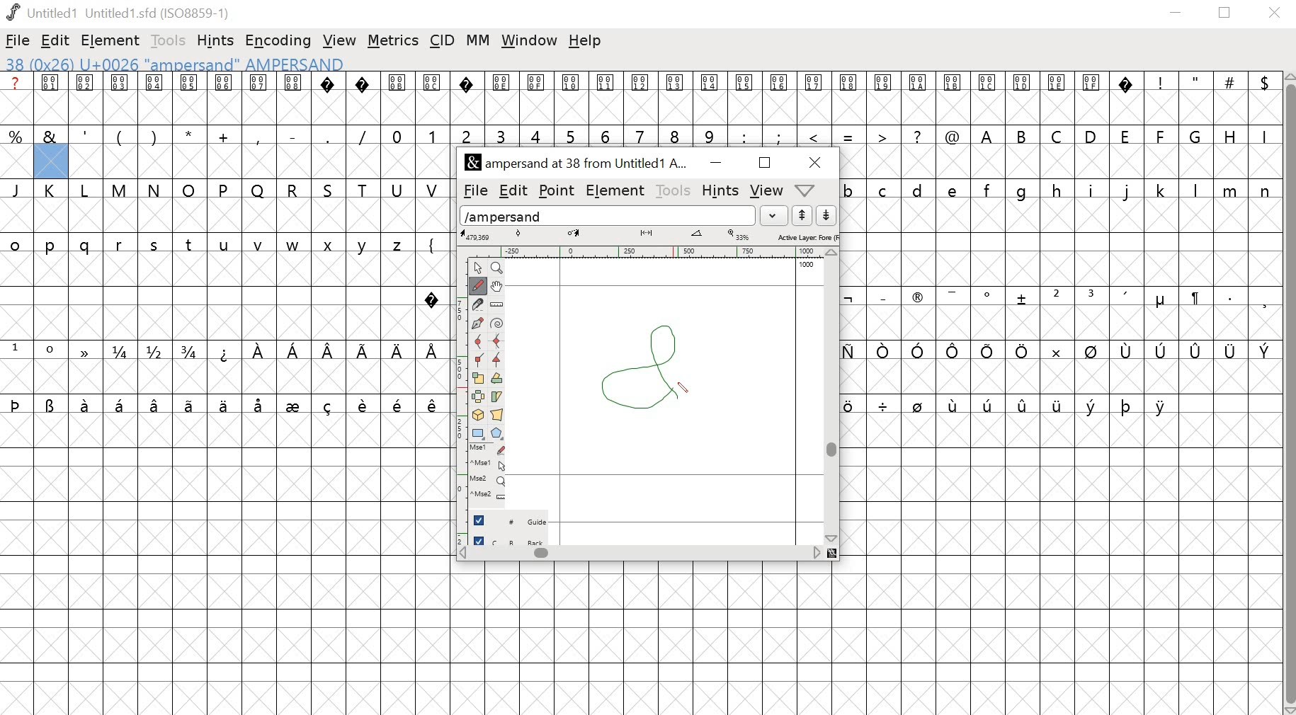 The height and width of the screenshot is (715, 1296). I want to click on toggle spiral, so click(497, 324).